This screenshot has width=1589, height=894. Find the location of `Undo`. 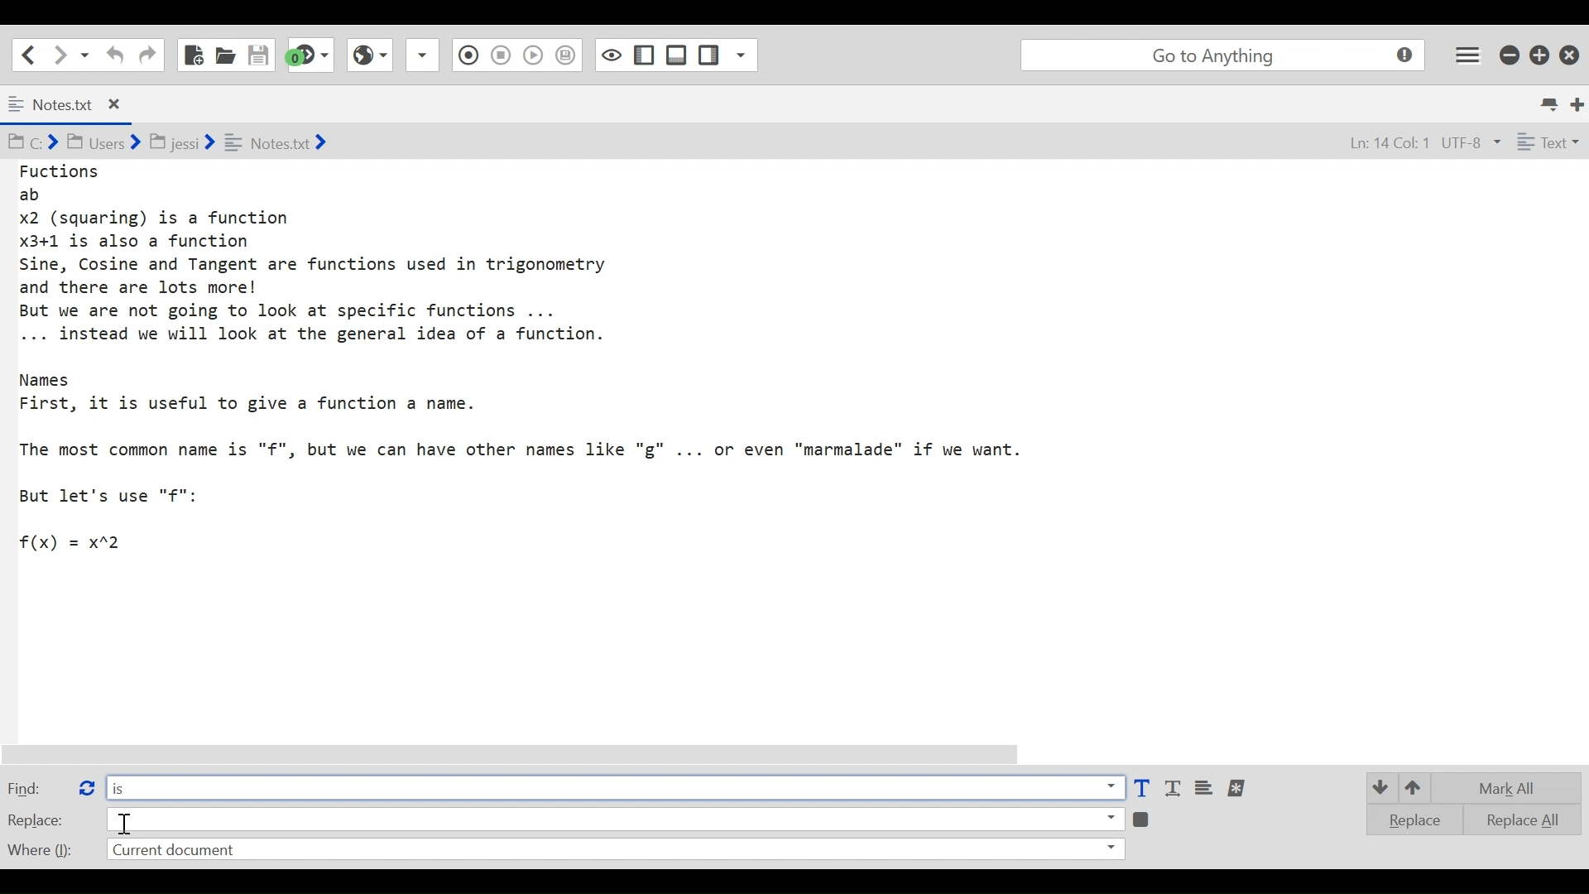

Undo is located at coordinates (113, 55).